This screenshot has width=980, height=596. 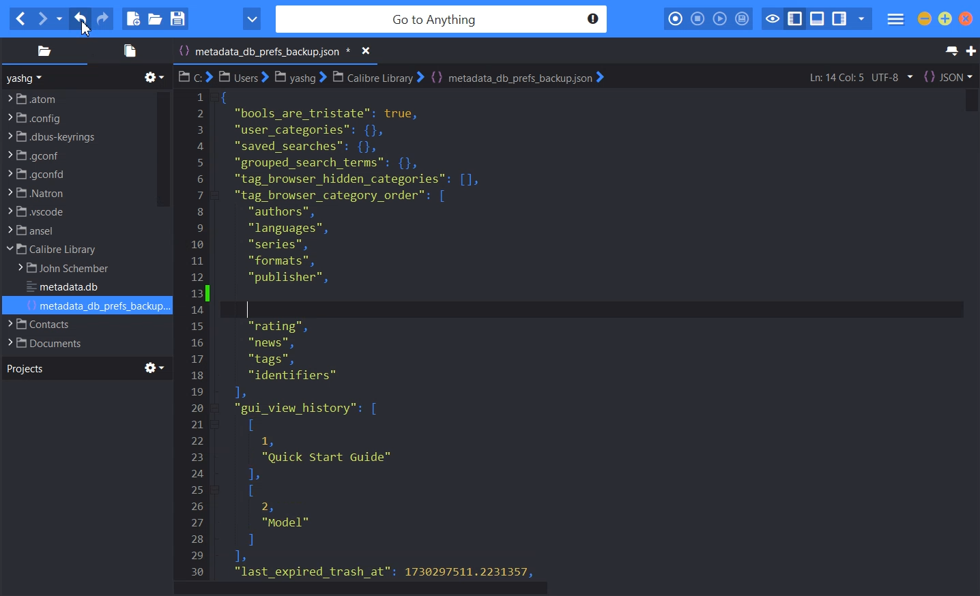 What do you see at coordinates (133, 19) in the screenshot?
I see `New file using default Language` at bounding box center [133, 19].